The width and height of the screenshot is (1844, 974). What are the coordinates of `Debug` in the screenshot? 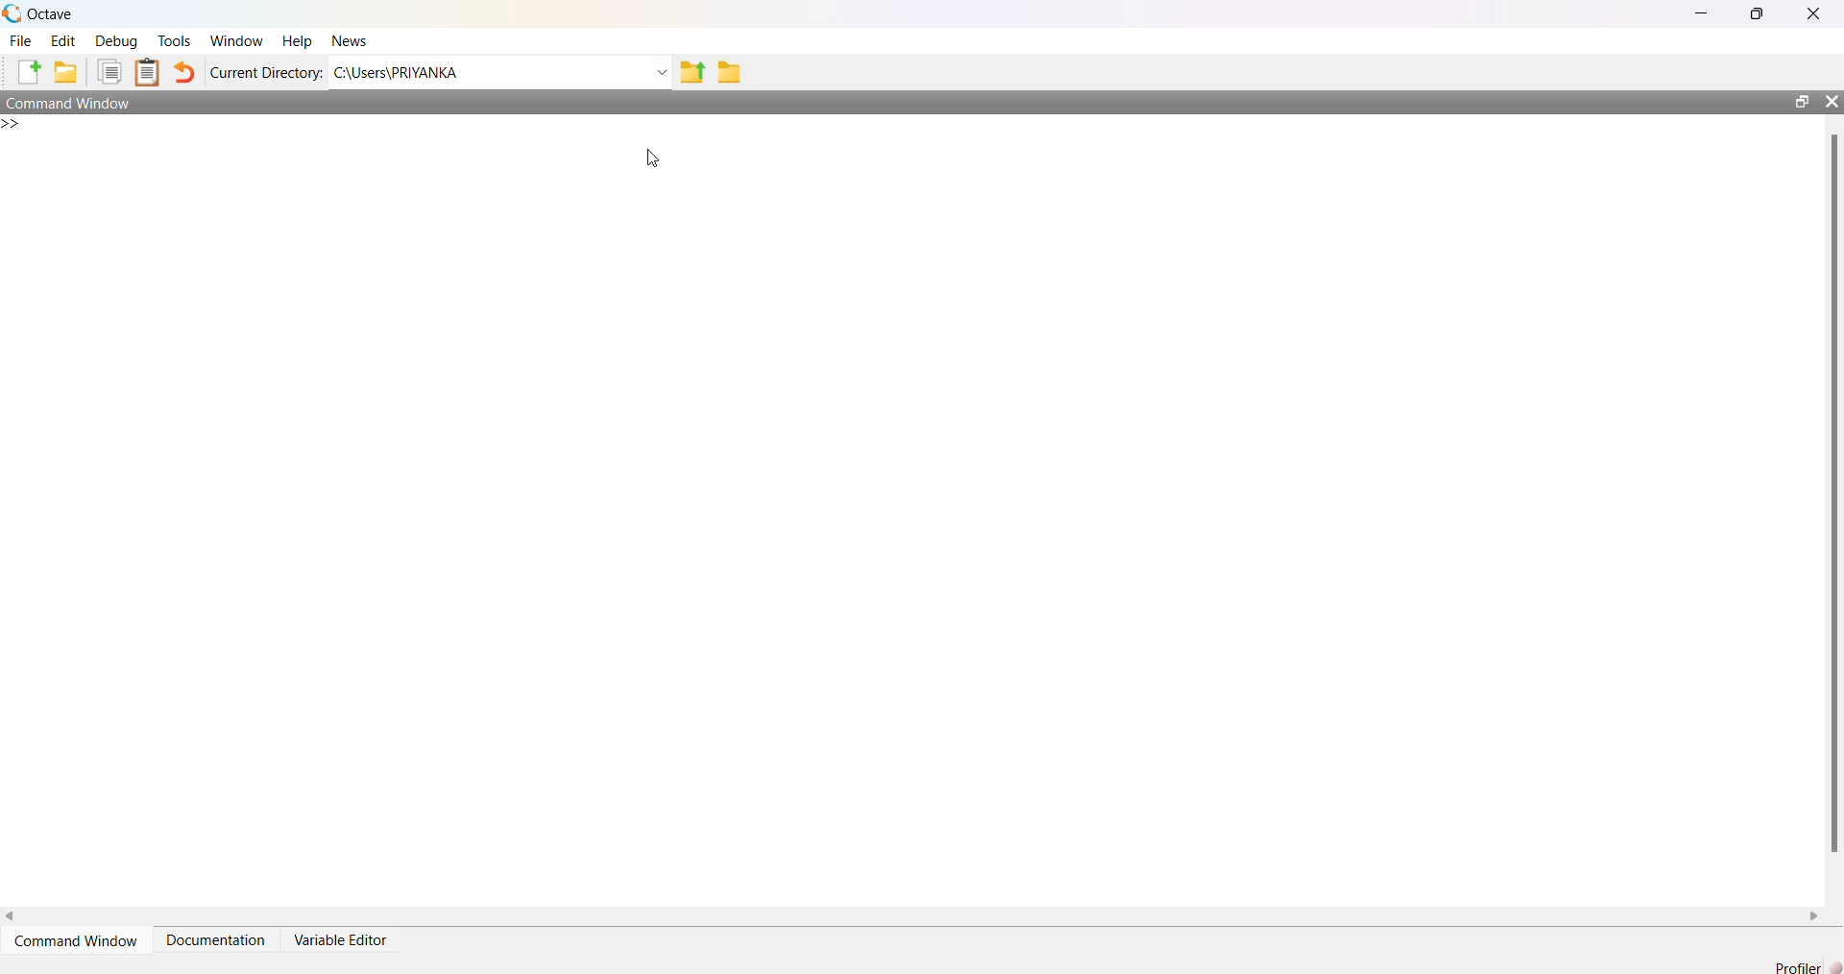 It's located at (117, 39).